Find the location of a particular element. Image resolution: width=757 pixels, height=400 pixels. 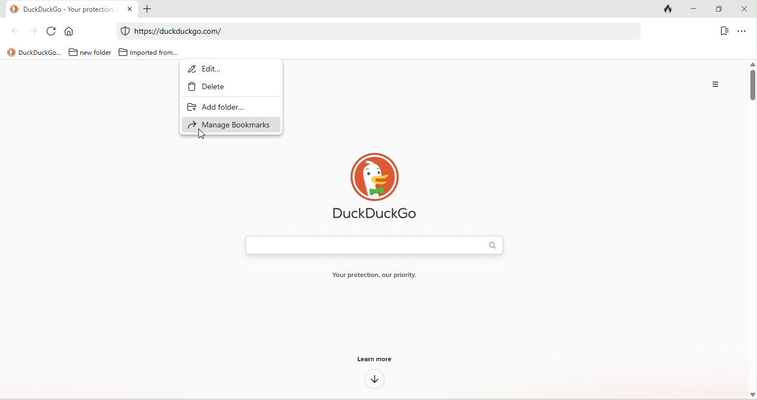

search bar is located at coordinates (371, 245).